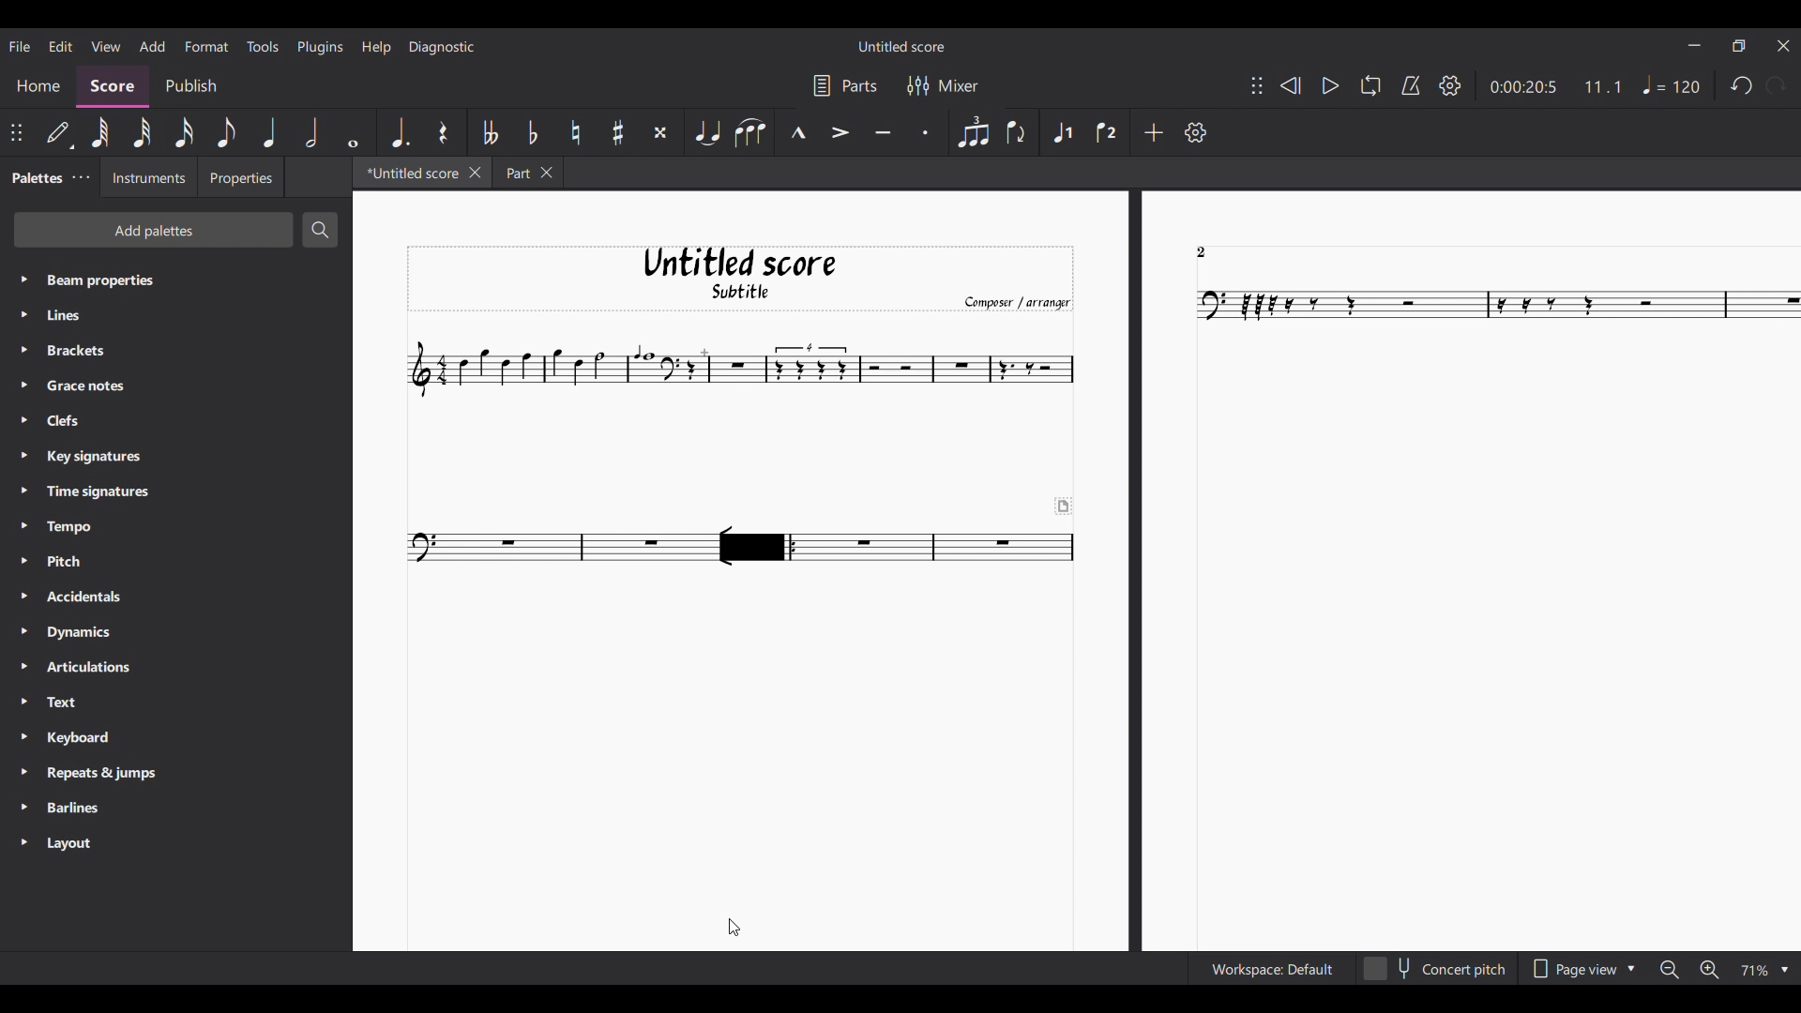 This screenshot has height=1013, width=1801. Describe the element at coordinates (1783, 45) in the screenshot. I see `Close interface` at that location.